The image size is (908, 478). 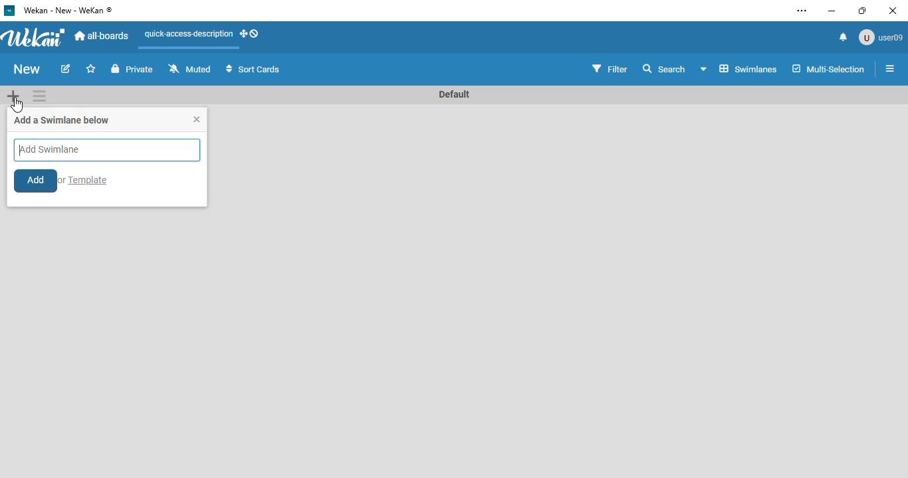 I want to click on board view, so click(x=739, y=69).